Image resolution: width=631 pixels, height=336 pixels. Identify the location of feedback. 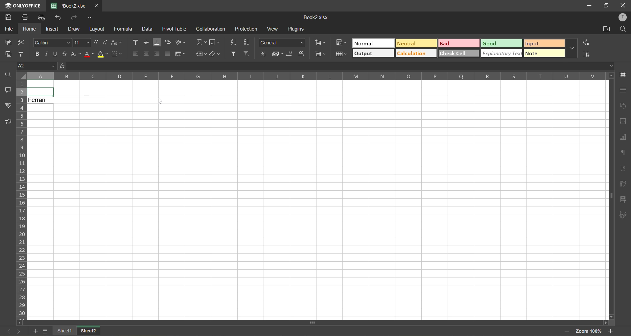
(9, 122).